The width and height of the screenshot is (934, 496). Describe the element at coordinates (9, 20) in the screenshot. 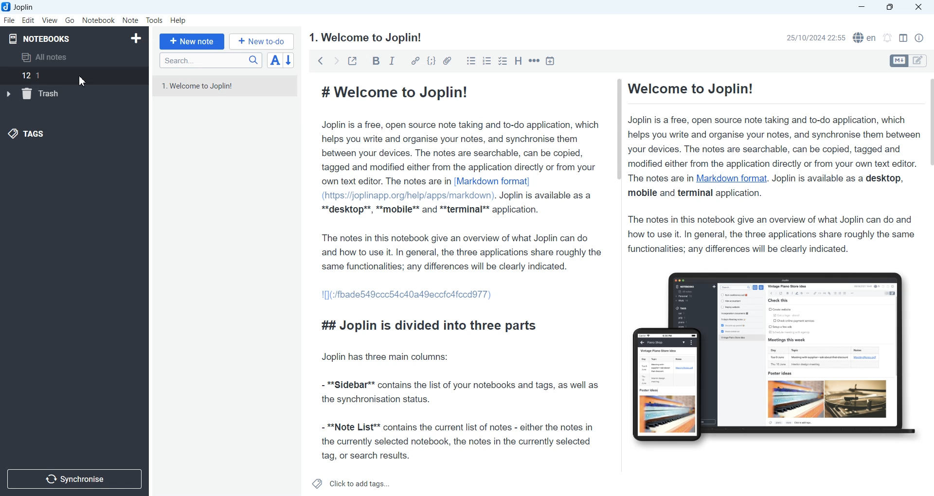

I see `File ` at that location.